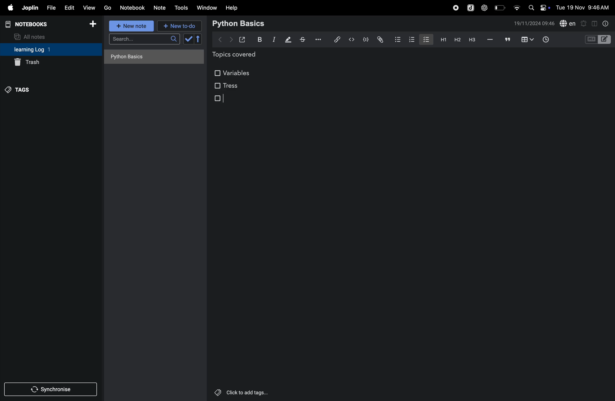  I want to click on no notes here, so click(152, 58).